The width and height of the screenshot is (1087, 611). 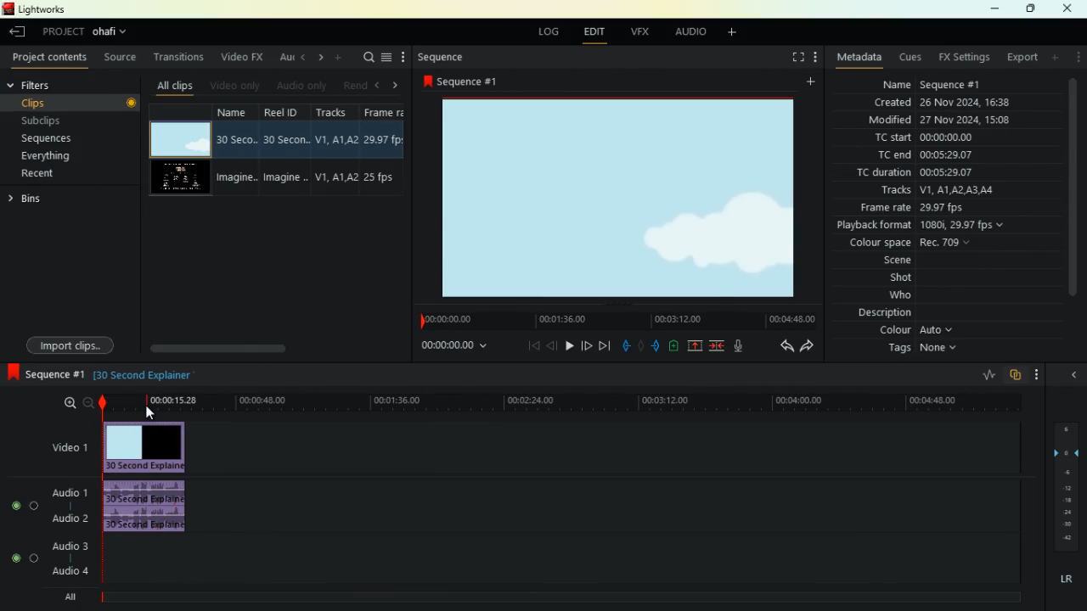 What do you see at coordinates (1041, 373) in the screenshot?
I see `menu` at bounding box center [1041, 373].